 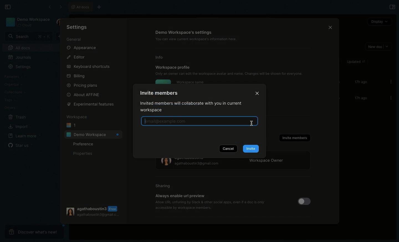 I want to click on Invite members, so click(x=294, y=138).